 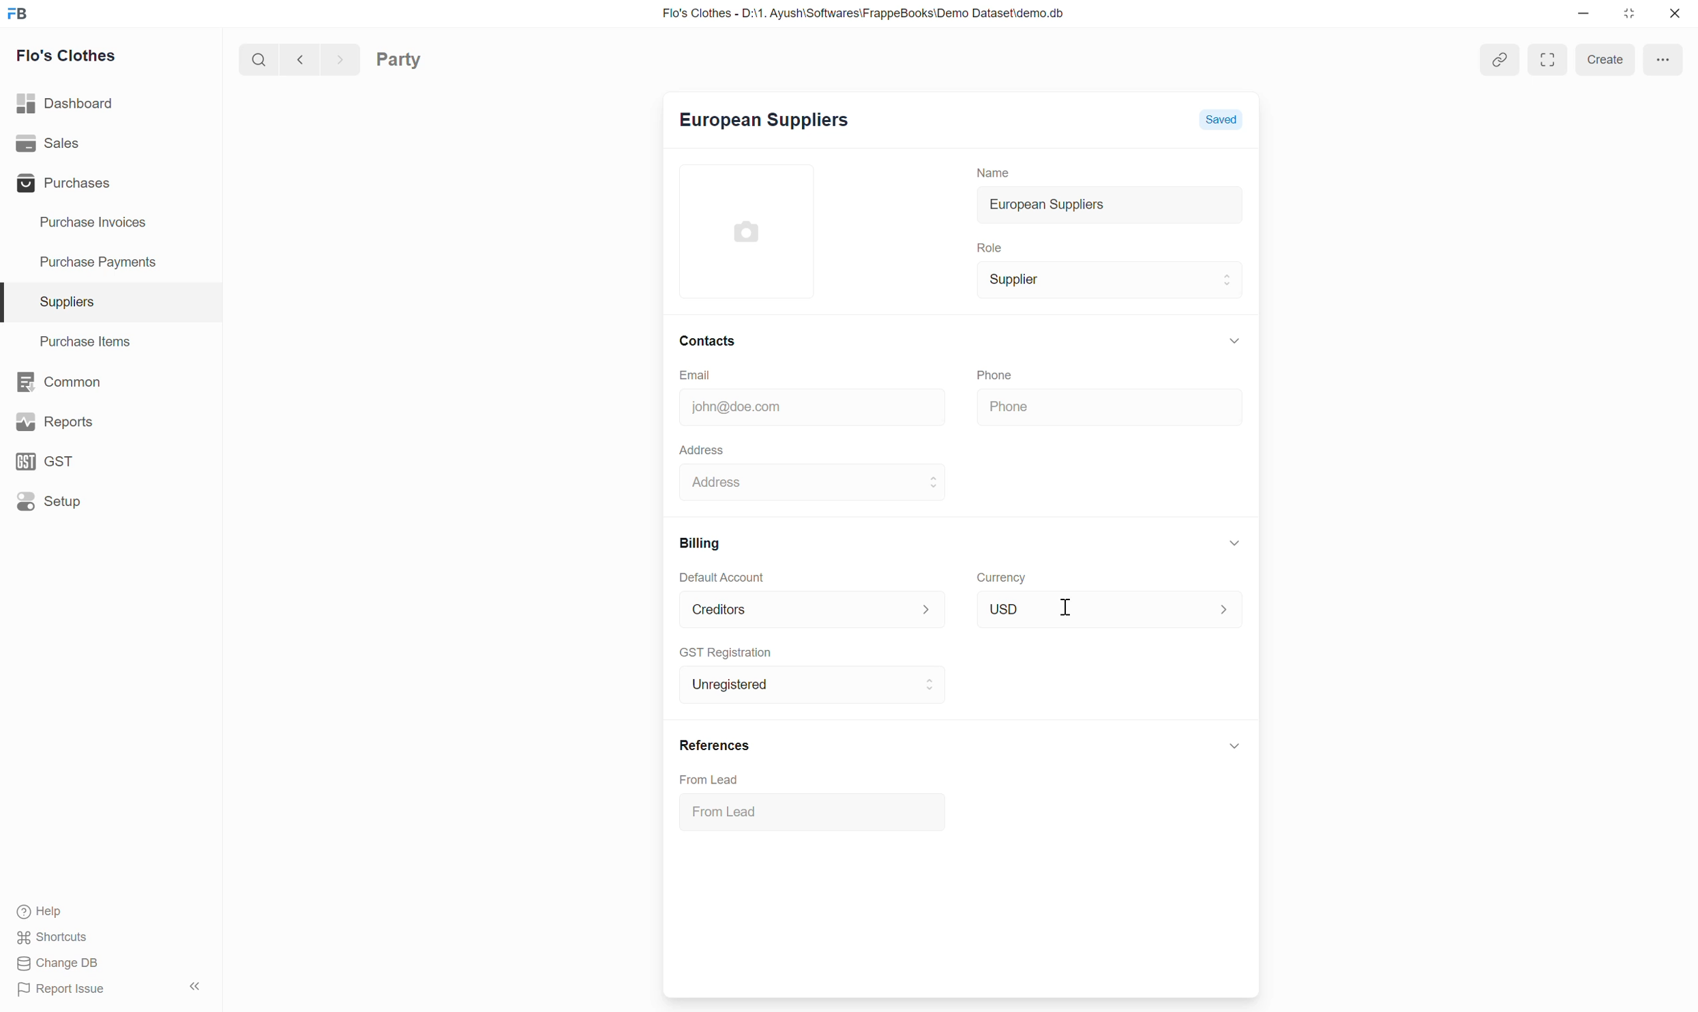 I want to click on European Suppliers, so click(x=1036, y=204).